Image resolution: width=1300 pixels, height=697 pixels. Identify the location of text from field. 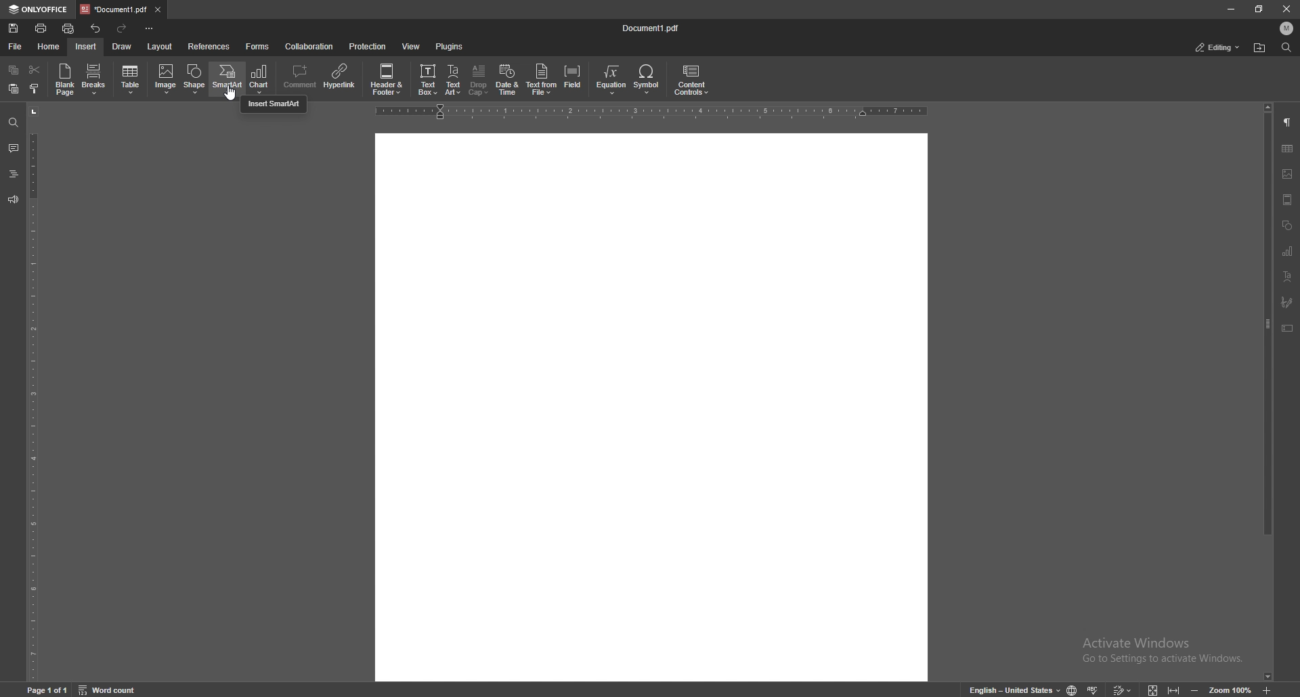
(542, 78).